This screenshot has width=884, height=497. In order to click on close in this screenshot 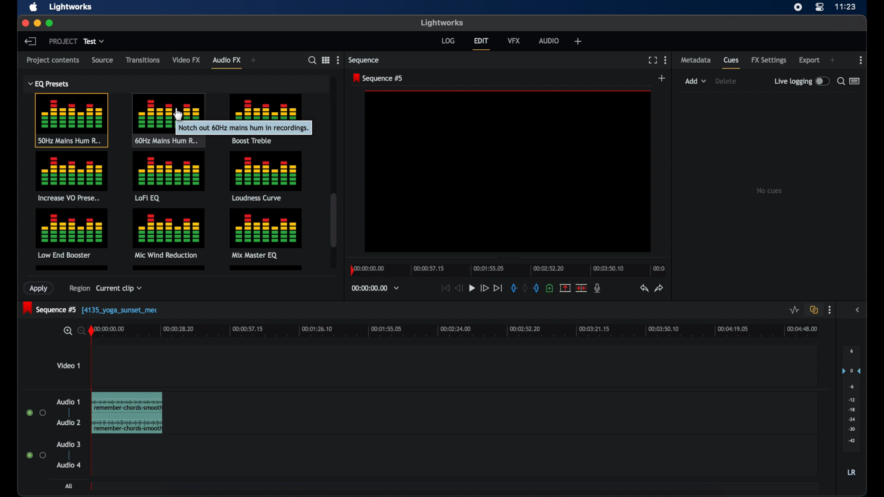, I will do `click(24, 23)`.